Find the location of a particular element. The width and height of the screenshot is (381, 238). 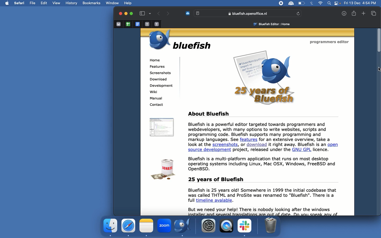

Google doc tab is located at coordinates (138, 24).